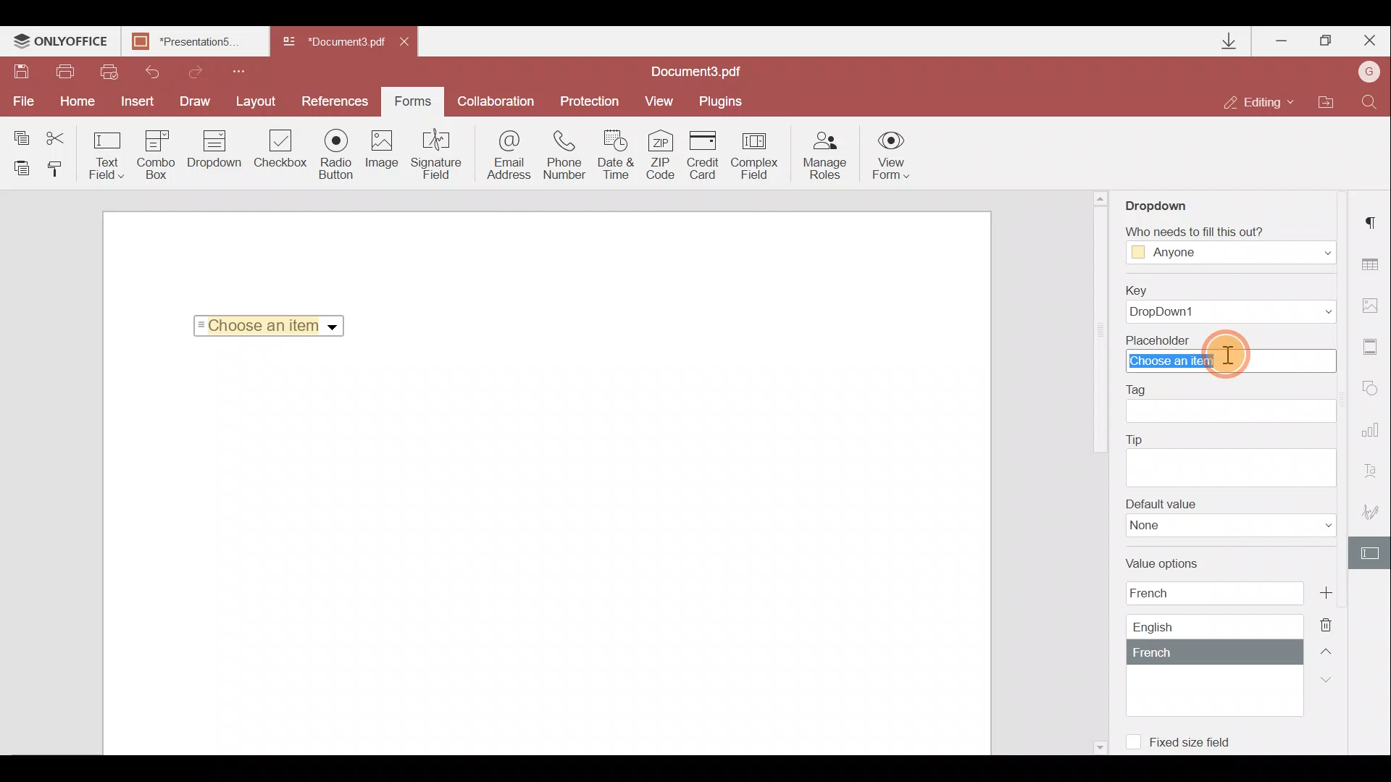  I want to click on Maximize, so click(1327, 41).